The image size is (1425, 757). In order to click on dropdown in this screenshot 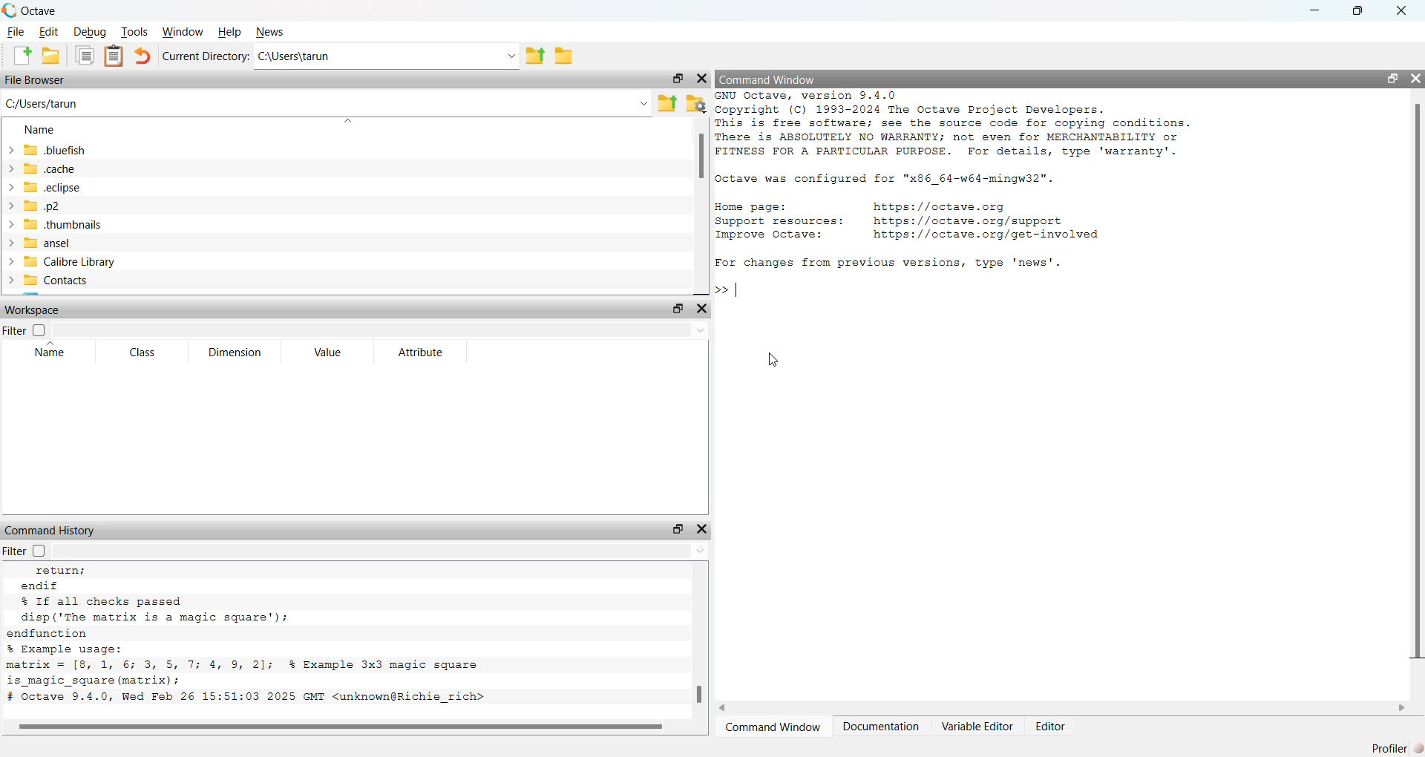, I will do `click(700, 331)`.